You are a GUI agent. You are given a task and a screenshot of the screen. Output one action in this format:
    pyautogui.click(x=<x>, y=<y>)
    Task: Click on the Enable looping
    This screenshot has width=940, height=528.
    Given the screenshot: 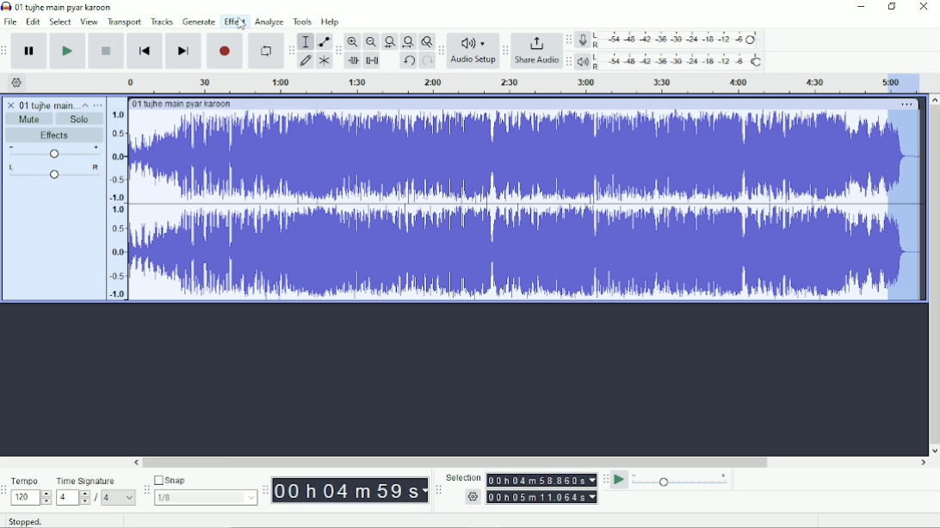 What is the action you would take?
    pyautogui.click(x=266, y=52)
    